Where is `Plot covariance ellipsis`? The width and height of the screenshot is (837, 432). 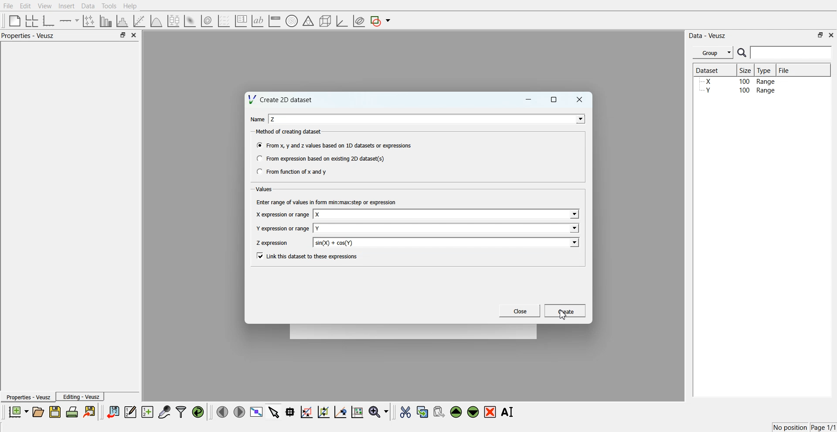 Plot covariance ellipsis is located at coordinates (359, 21).